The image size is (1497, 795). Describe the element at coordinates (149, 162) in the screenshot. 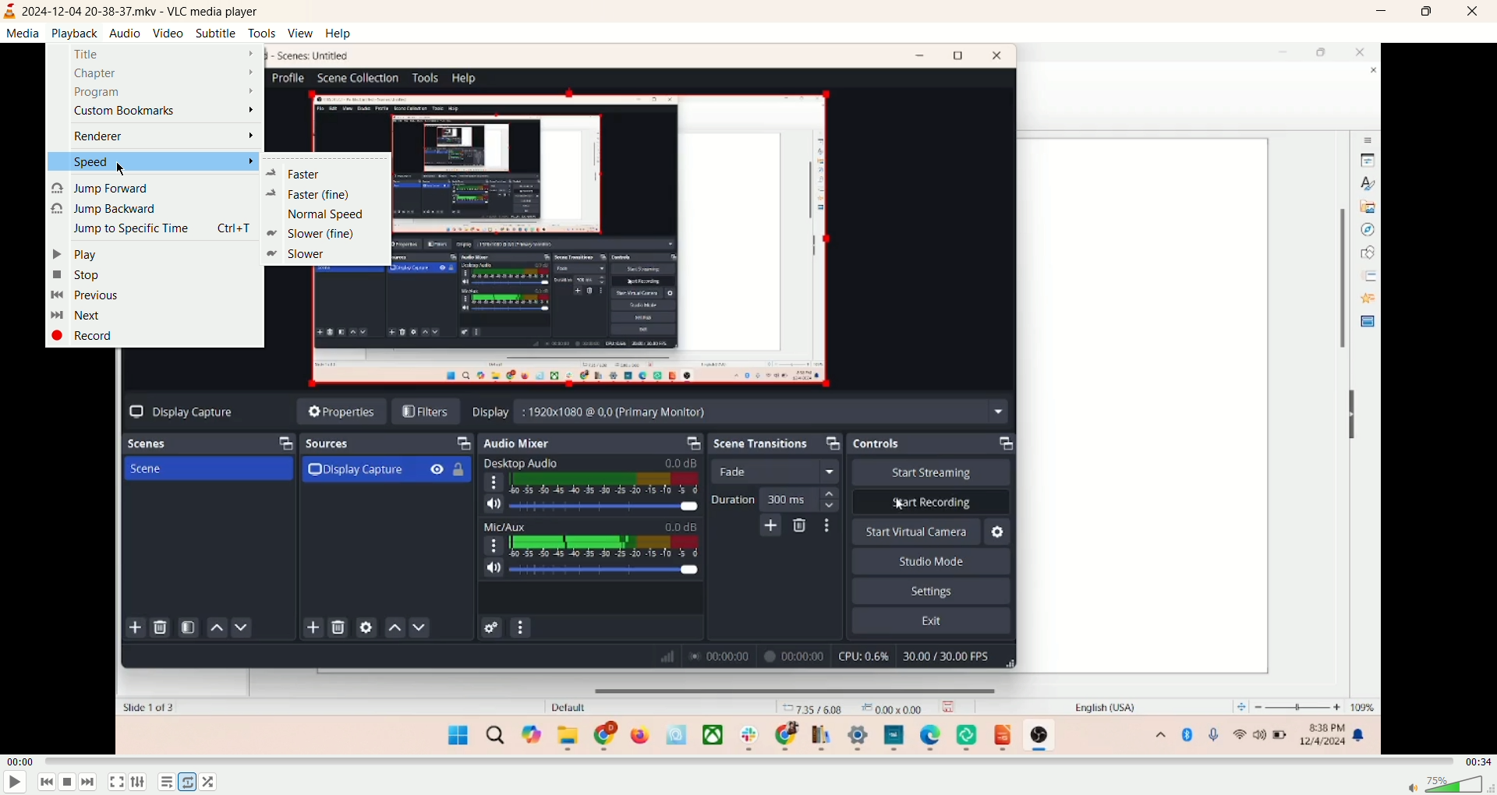

I see `speed` at that location.